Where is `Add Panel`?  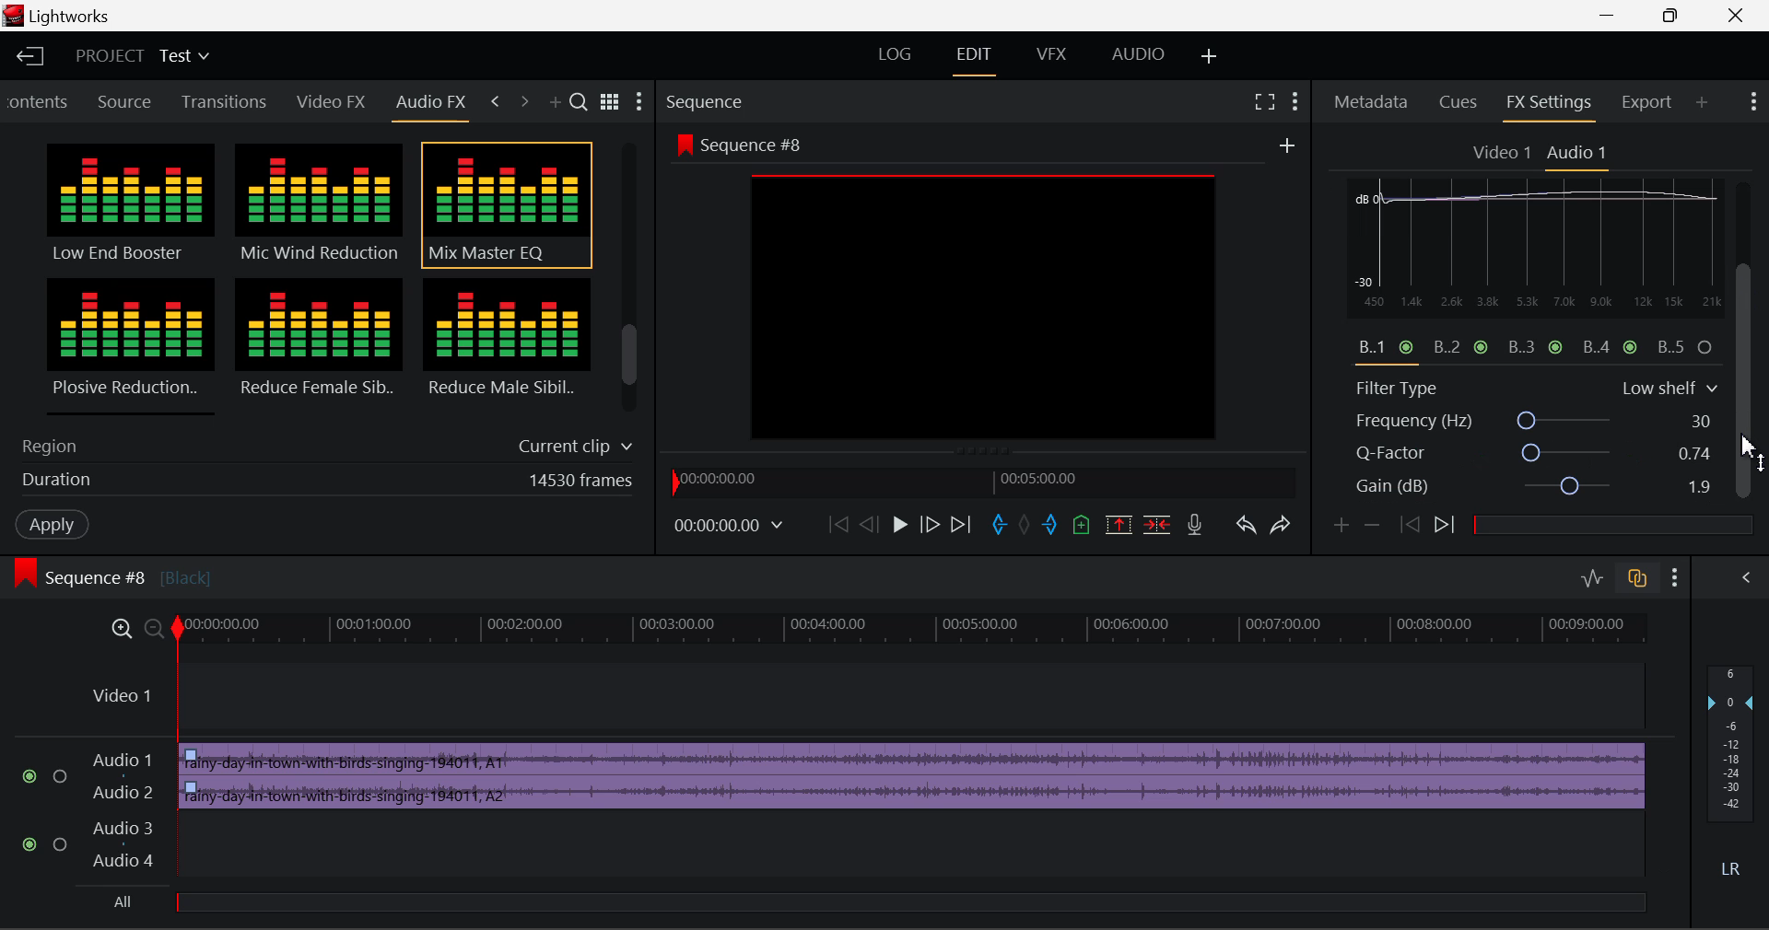 Add Panel is located at coordinates (557, 104).